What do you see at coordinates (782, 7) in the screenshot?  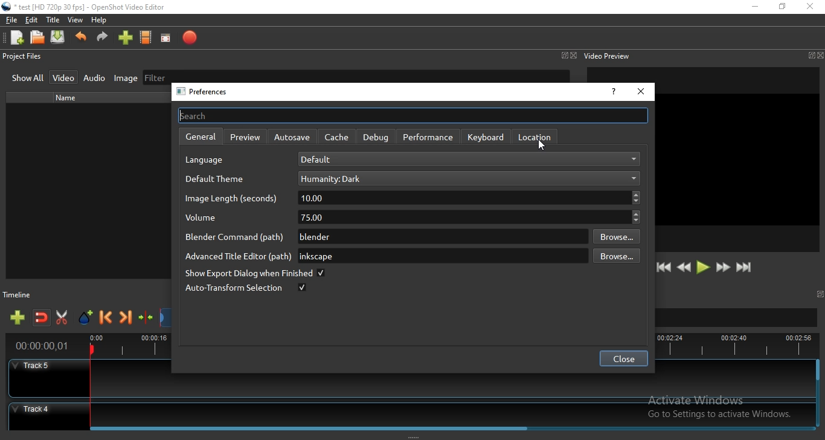 I see `Restore` at bounding box center [782, 7].